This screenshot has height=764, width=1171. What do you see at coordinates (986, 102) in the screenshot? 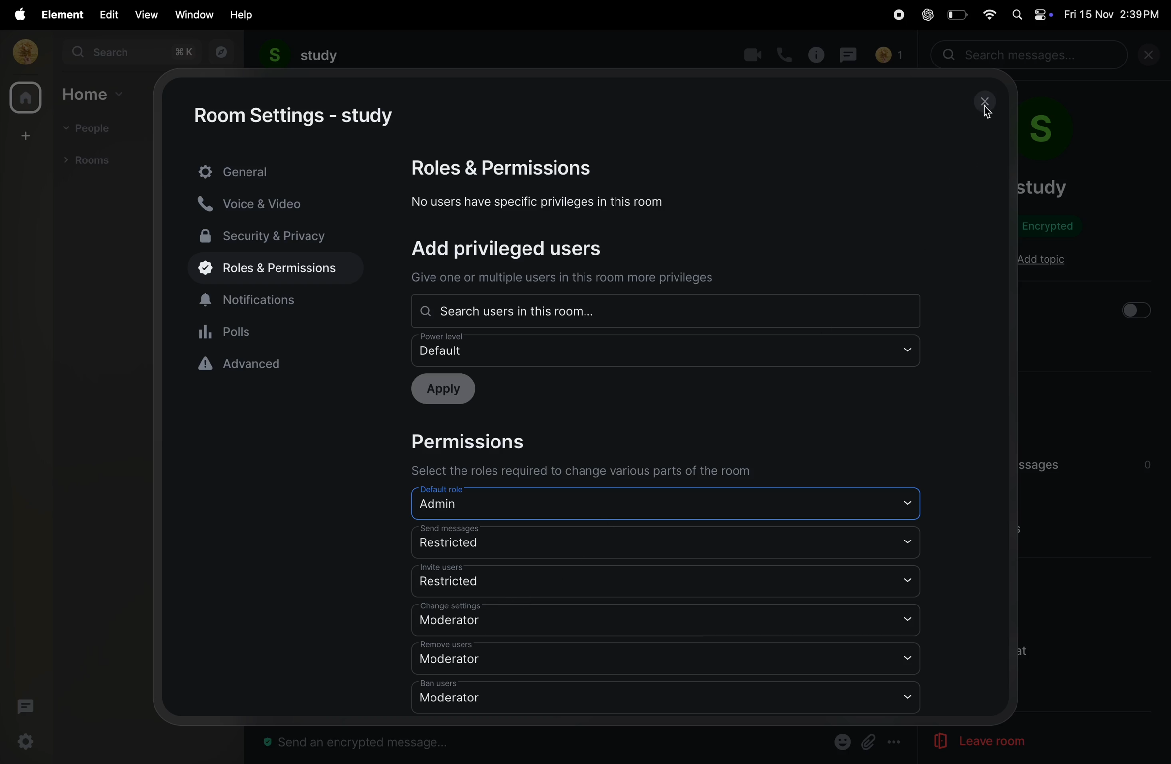
I see `close` at bounding box center [986, 102].